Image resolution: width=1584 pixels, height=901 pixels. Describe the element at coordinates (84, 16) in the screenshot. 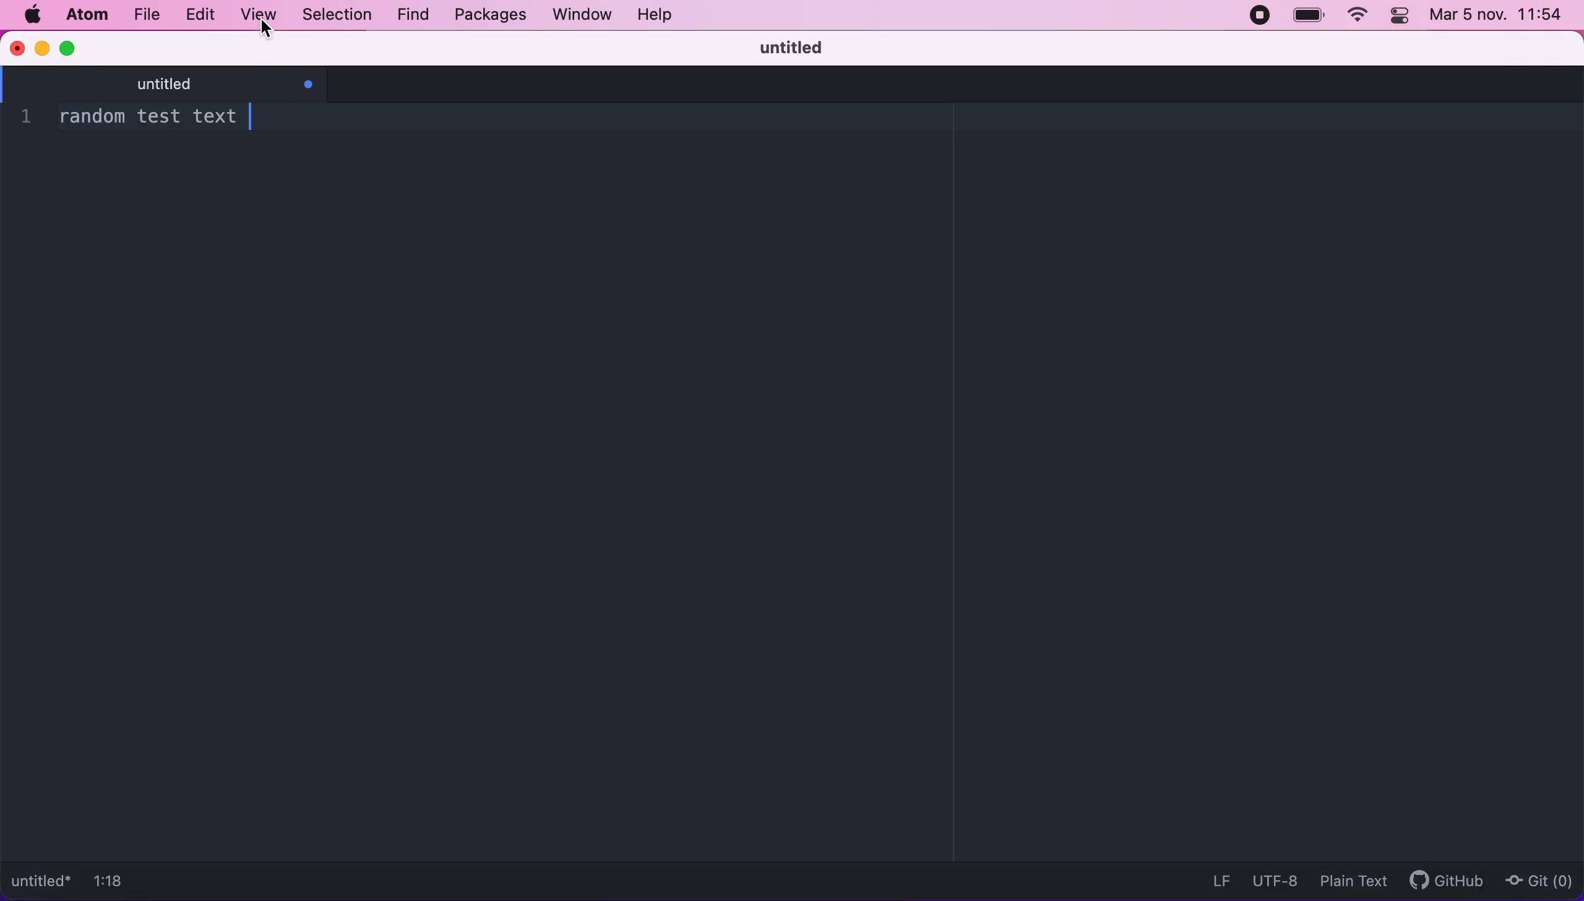

I see `atom` at that location.